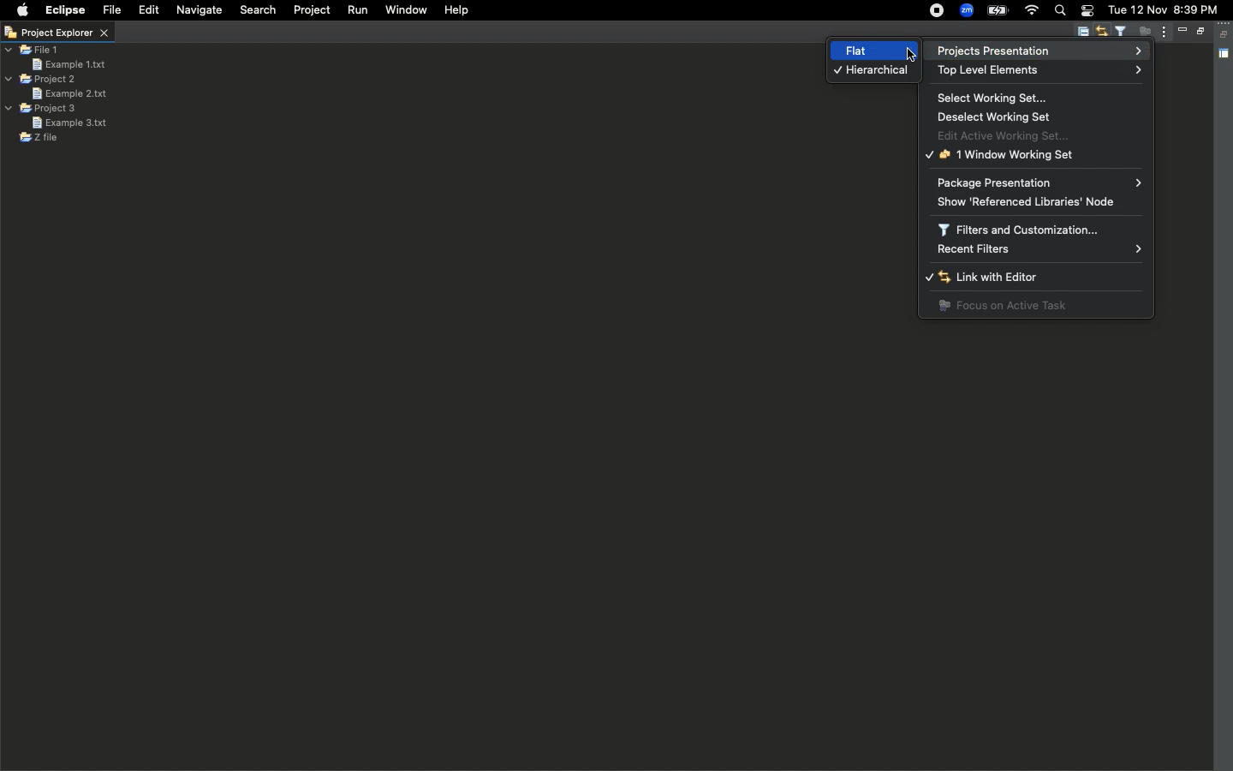  I want to click on Project explorer, so click(57, 33).